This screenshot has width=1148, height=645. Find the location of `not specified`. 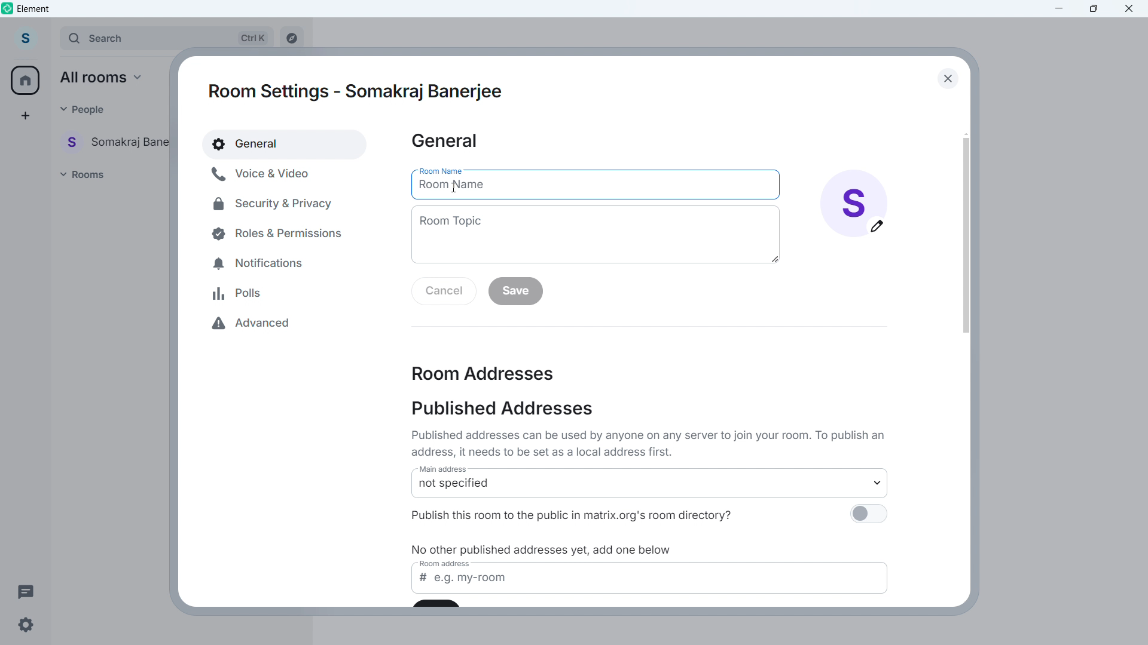

not specified is located at coordinates (652, 489).